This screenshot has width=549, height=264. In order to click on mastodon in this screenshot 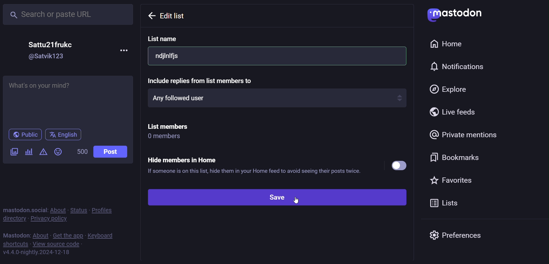, I will do `click(15, 235)`.